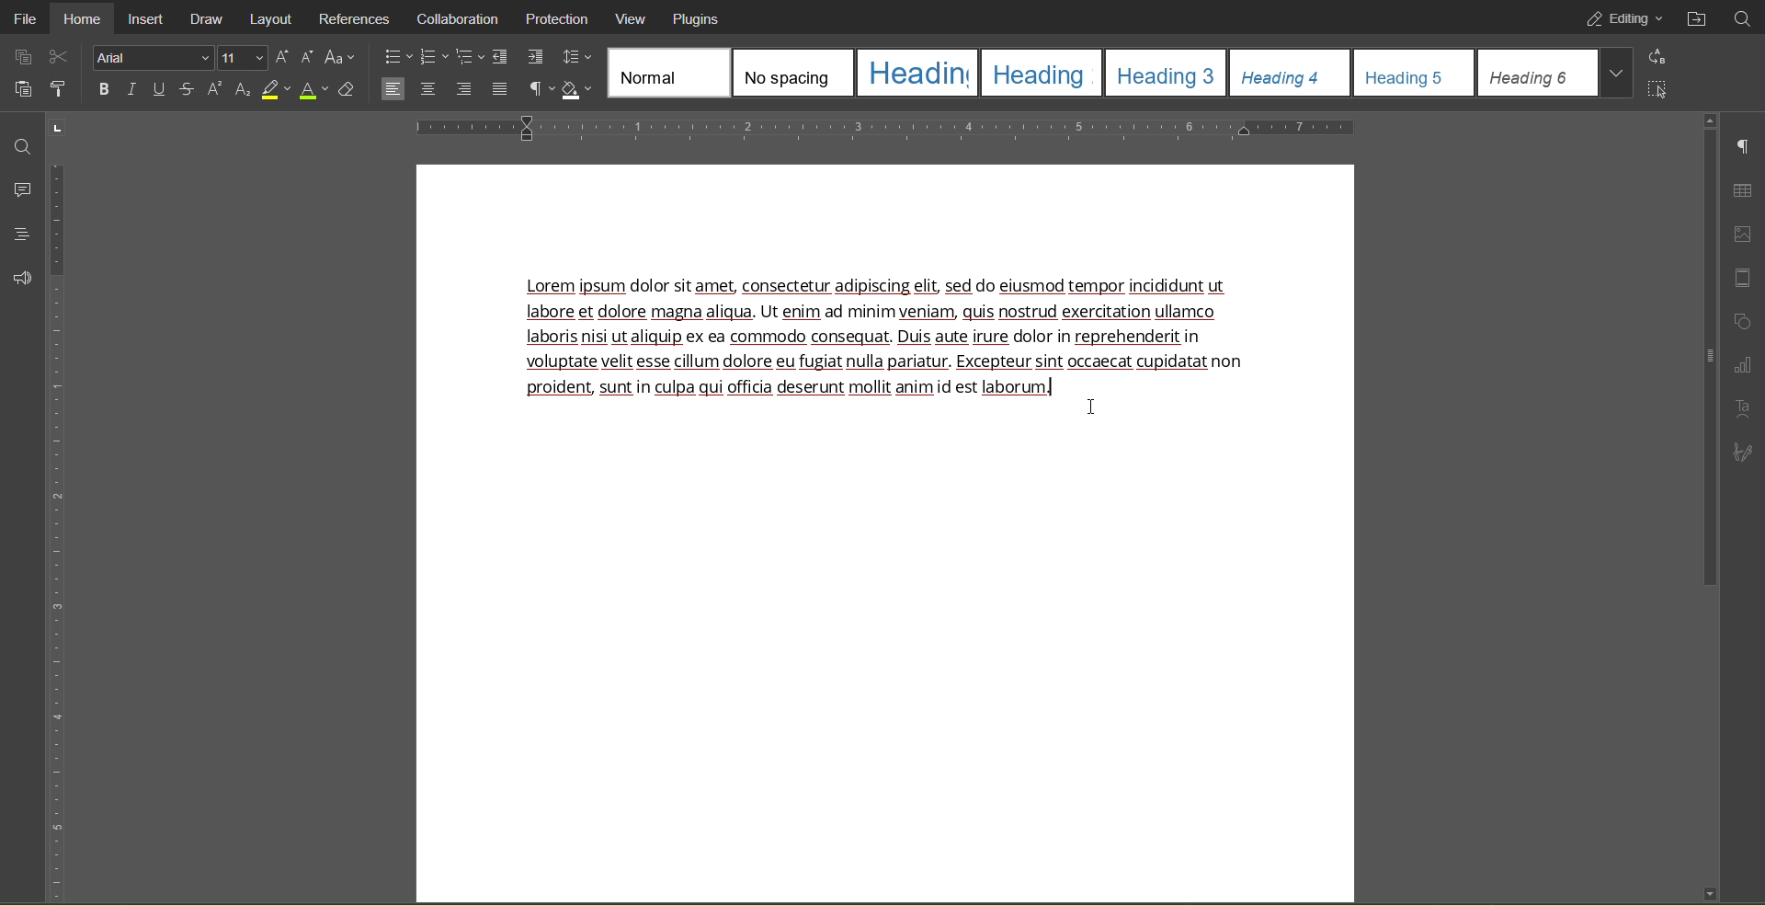 Image resolution: width=1765 pixels, height=905 pixels. I want to click on Word, so click(215, 90).